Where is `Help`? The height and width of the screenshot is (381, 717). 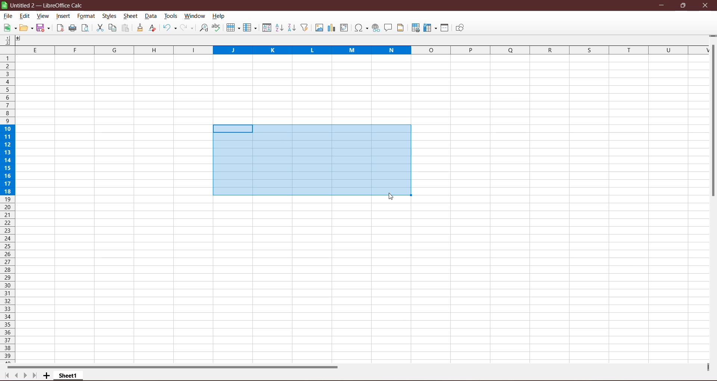 Help is located at coordinates (219, 17).